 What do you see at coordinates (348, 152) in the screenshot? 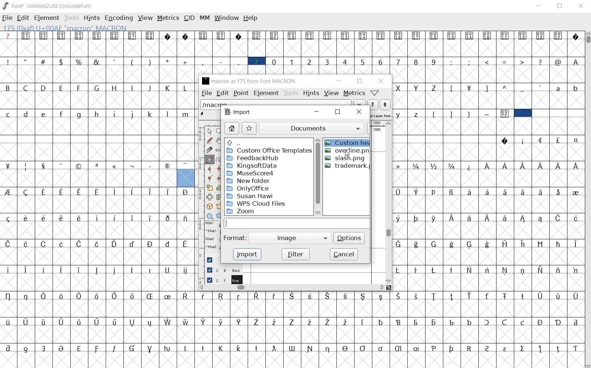
I see `overline.pn` at bounding box center [348, 152].